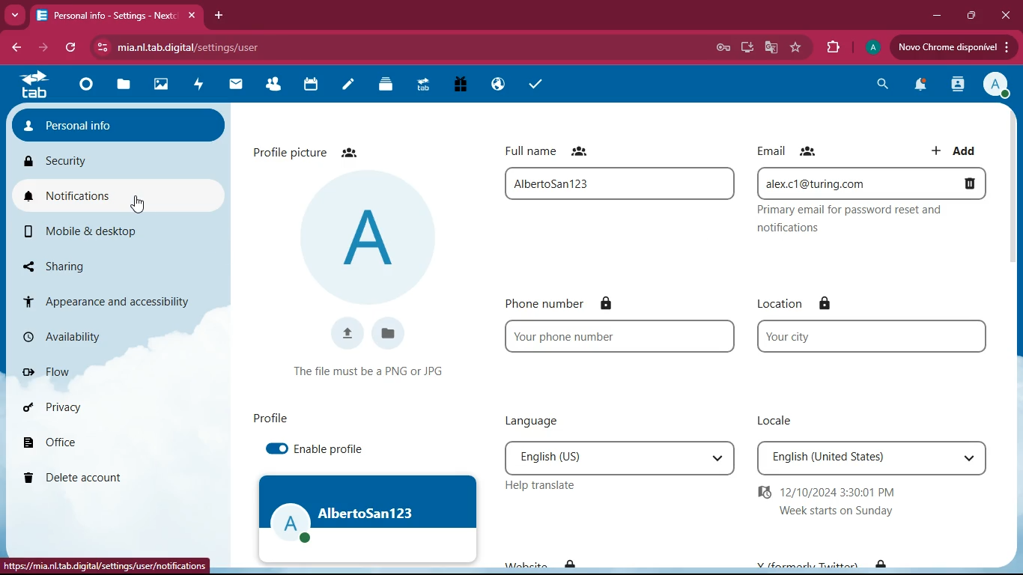 The height and width of the screenshot is (575, 1023). Describe the element at coordinates (619, 185) in the screenshot. I see `full name` at that location.